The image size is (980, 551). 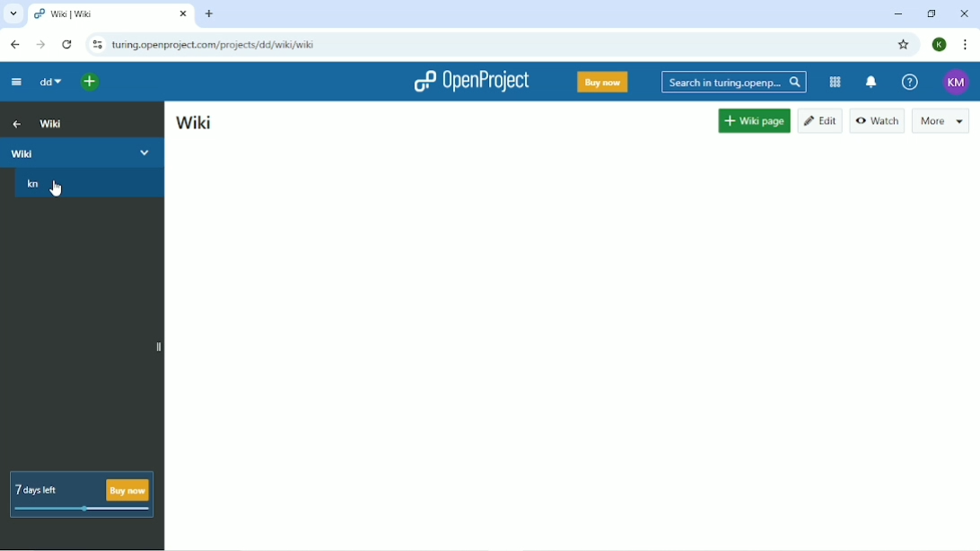 I want to click on Wiki, so click(x=197, y=123).